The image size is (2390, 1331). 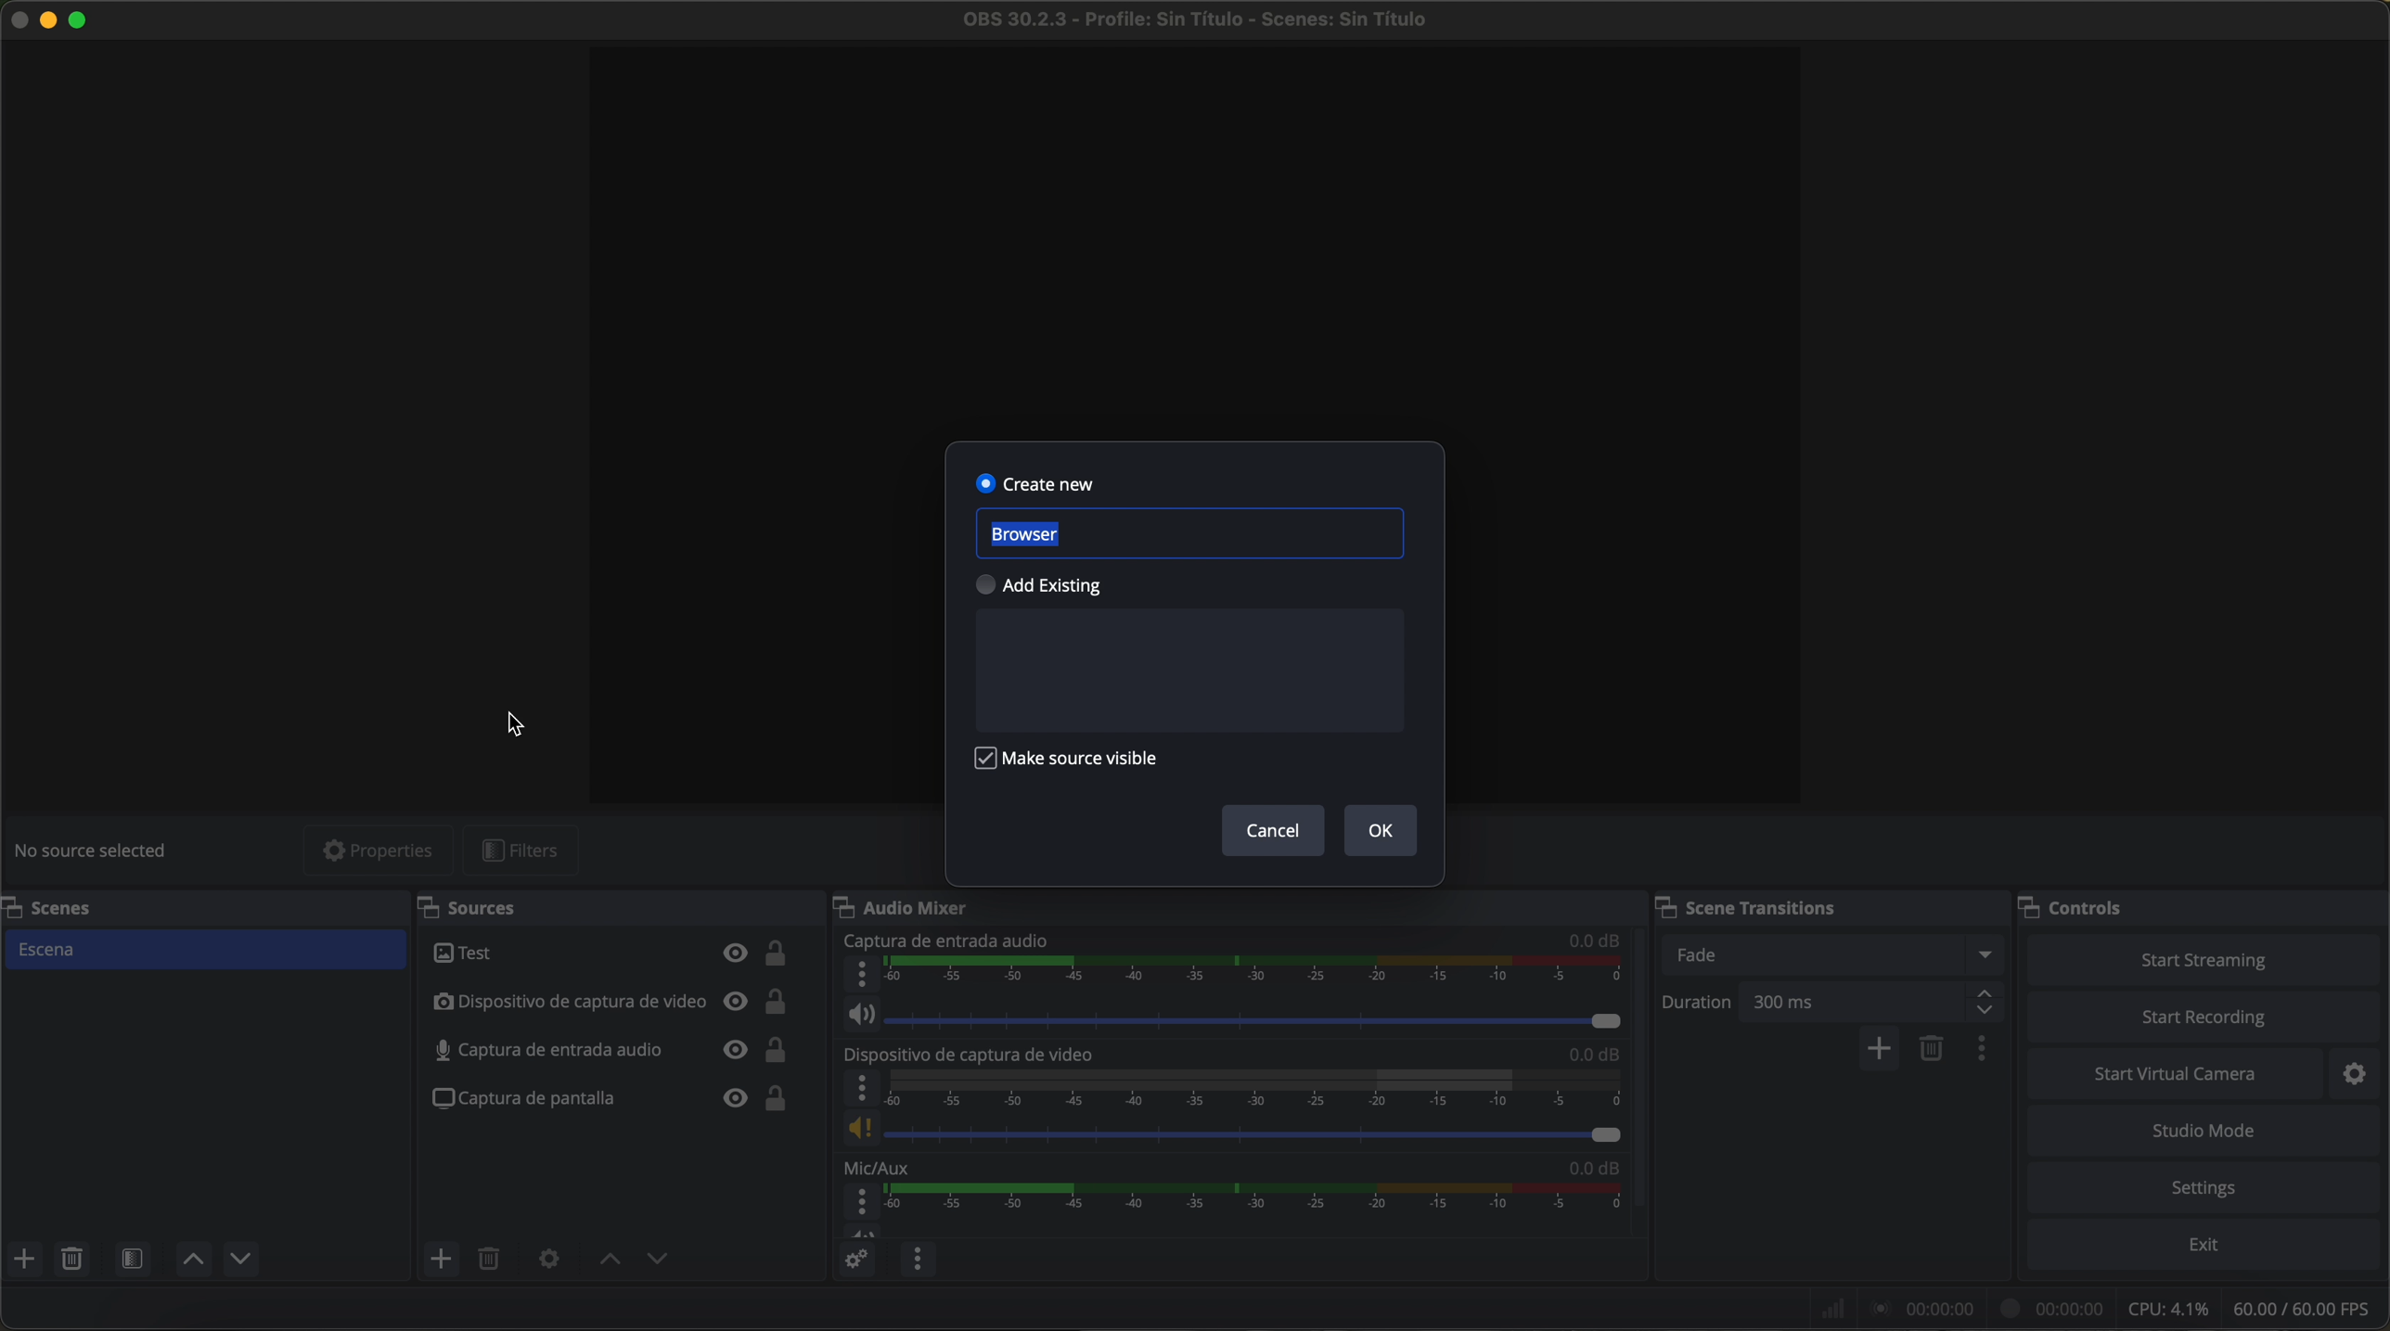 What do you see at coordinates (2079, 904) in the screenshot?
I see `controls` at bounding box center [2079, 904].